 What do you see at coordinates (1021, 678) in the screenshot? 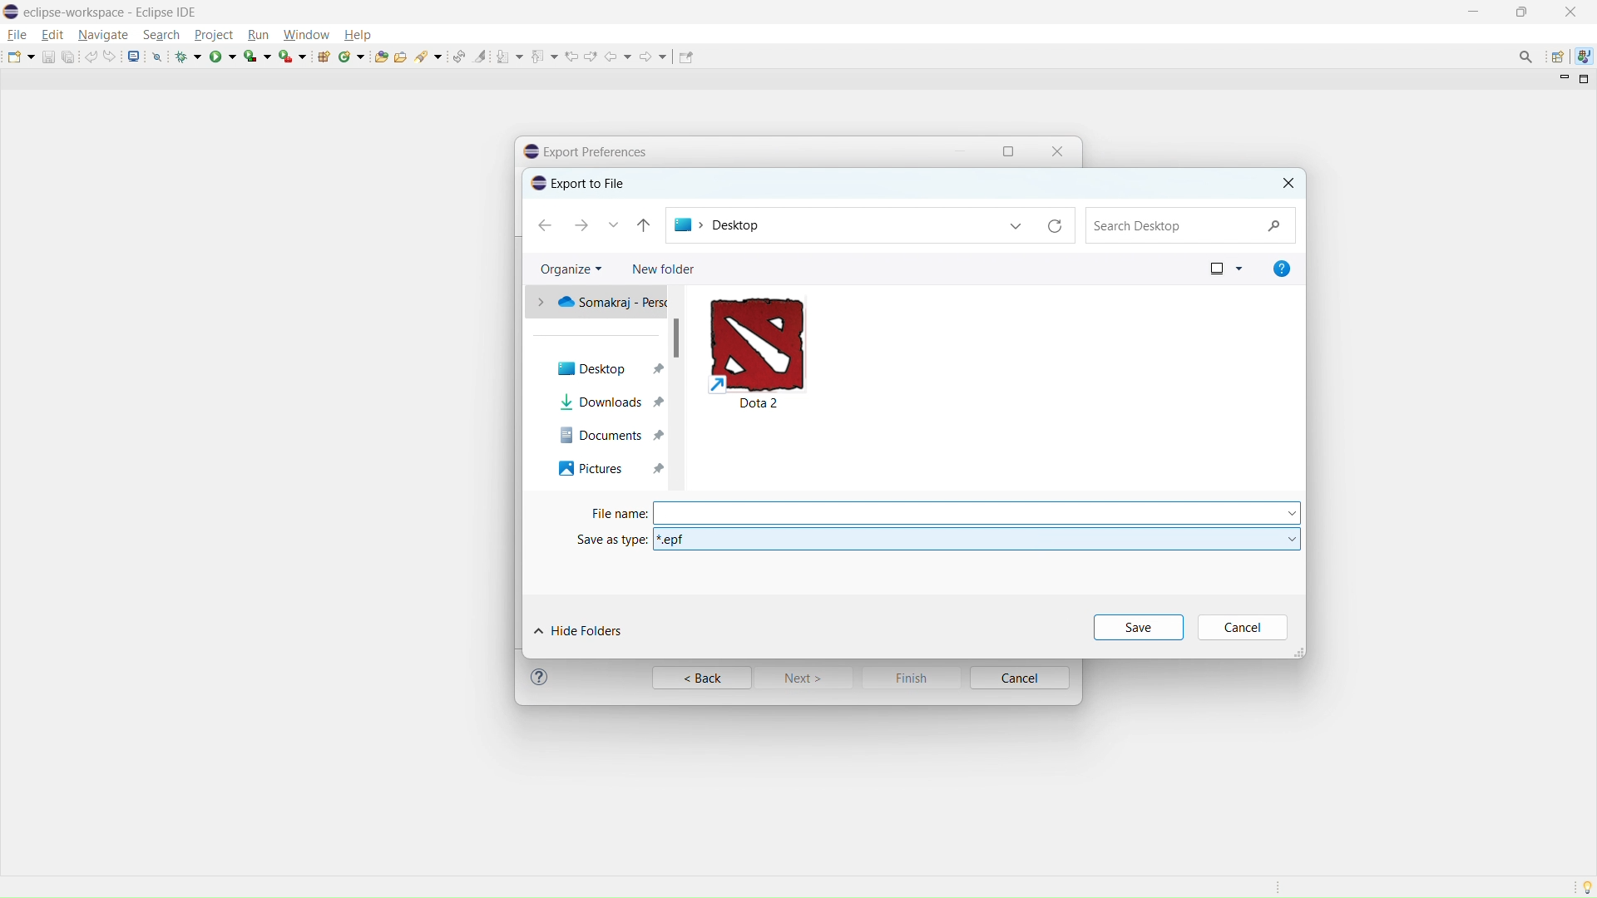
I see `Cancel` at bounding box center [1021, 678].